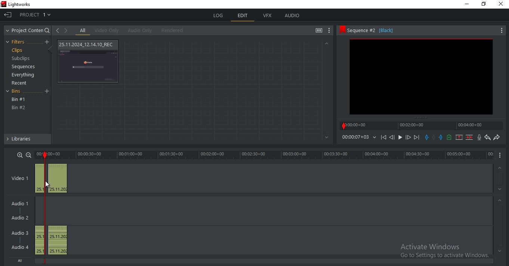  I want to click on Forward, so click(408, 137).